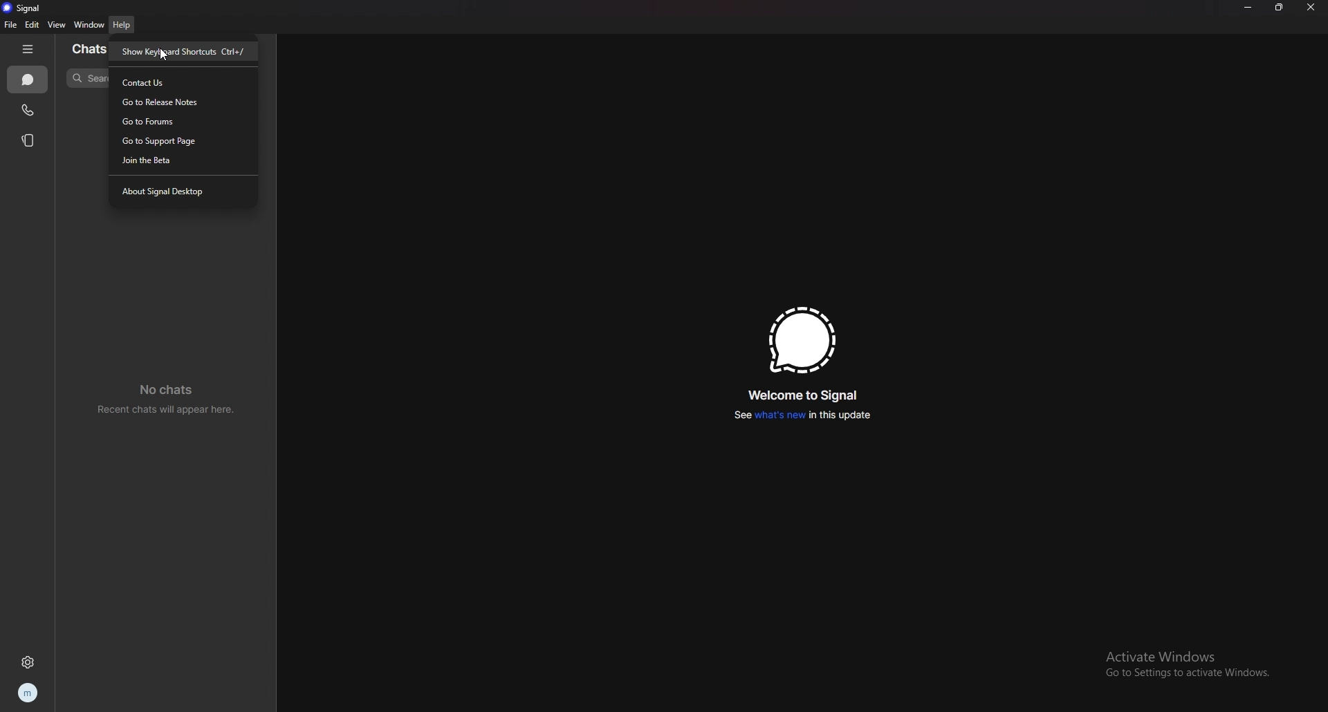 This screenshot has height=712, width=1328. What do you see at coordinates (90, 50) in the screenshot?
I see `chats` at bounding box center [90, 50].